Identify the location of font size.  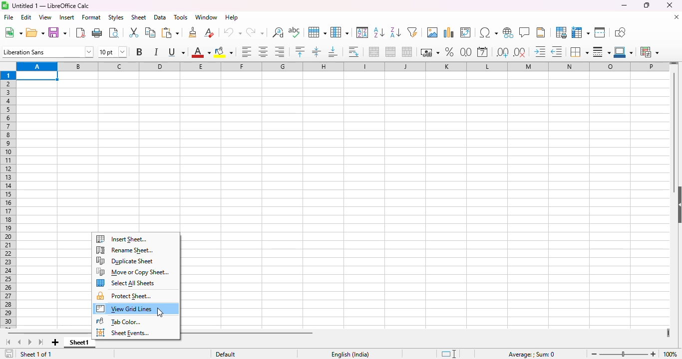
(112, 52).